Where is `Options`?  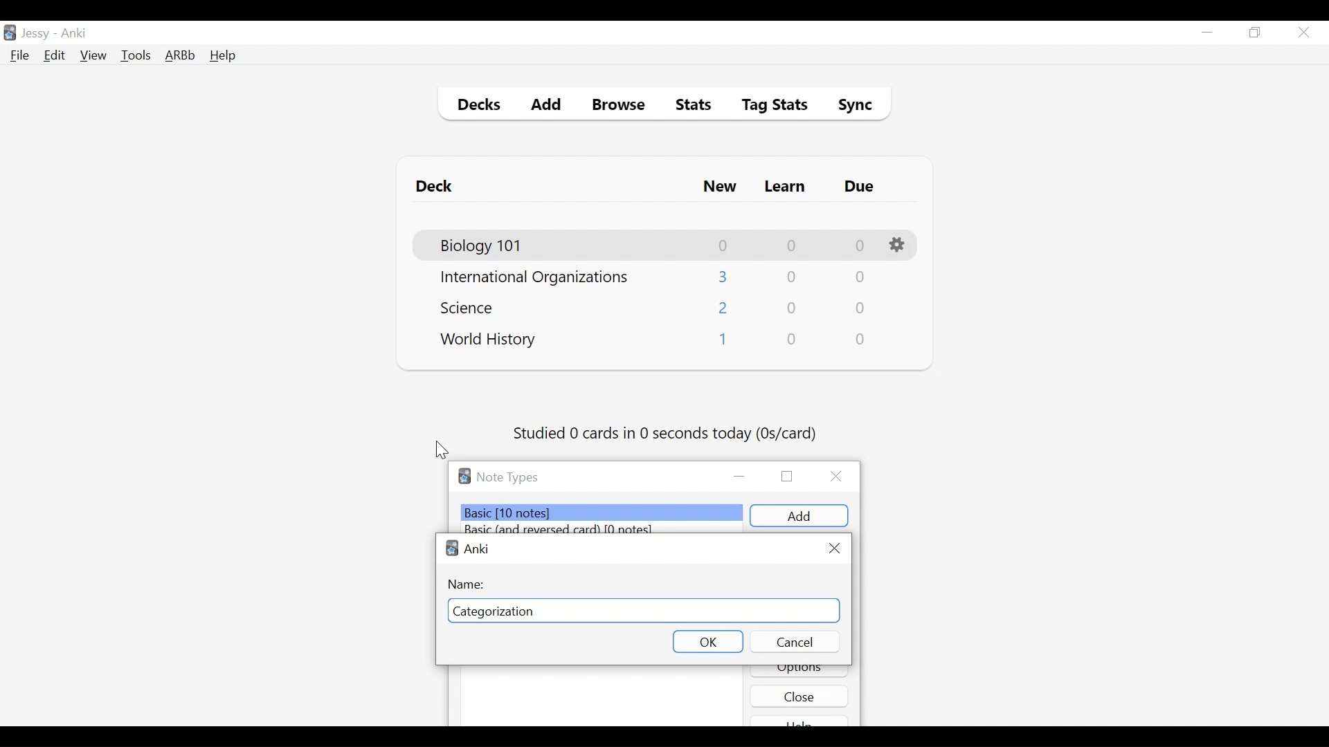 Options is located at coordinates (799, 672).